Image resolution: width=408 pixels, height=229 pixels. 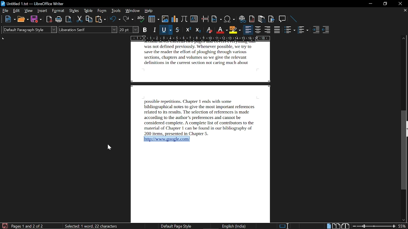 I want to click on superscript, so click(x=188, y=30).